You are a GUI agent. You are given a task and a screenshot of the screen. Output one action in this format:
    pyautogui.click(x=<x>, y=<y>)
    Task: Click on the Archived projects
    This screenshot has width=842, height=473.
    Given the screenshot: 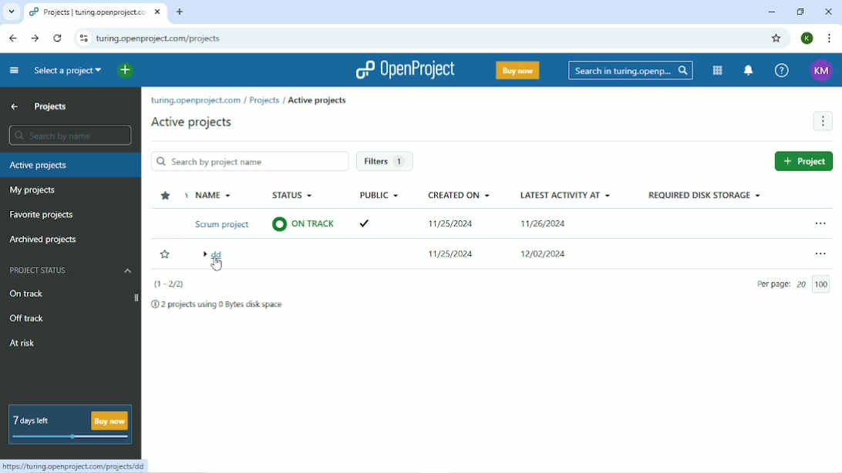 What is the action you would take?
    pyautogui.click(x=44, y=240)
    